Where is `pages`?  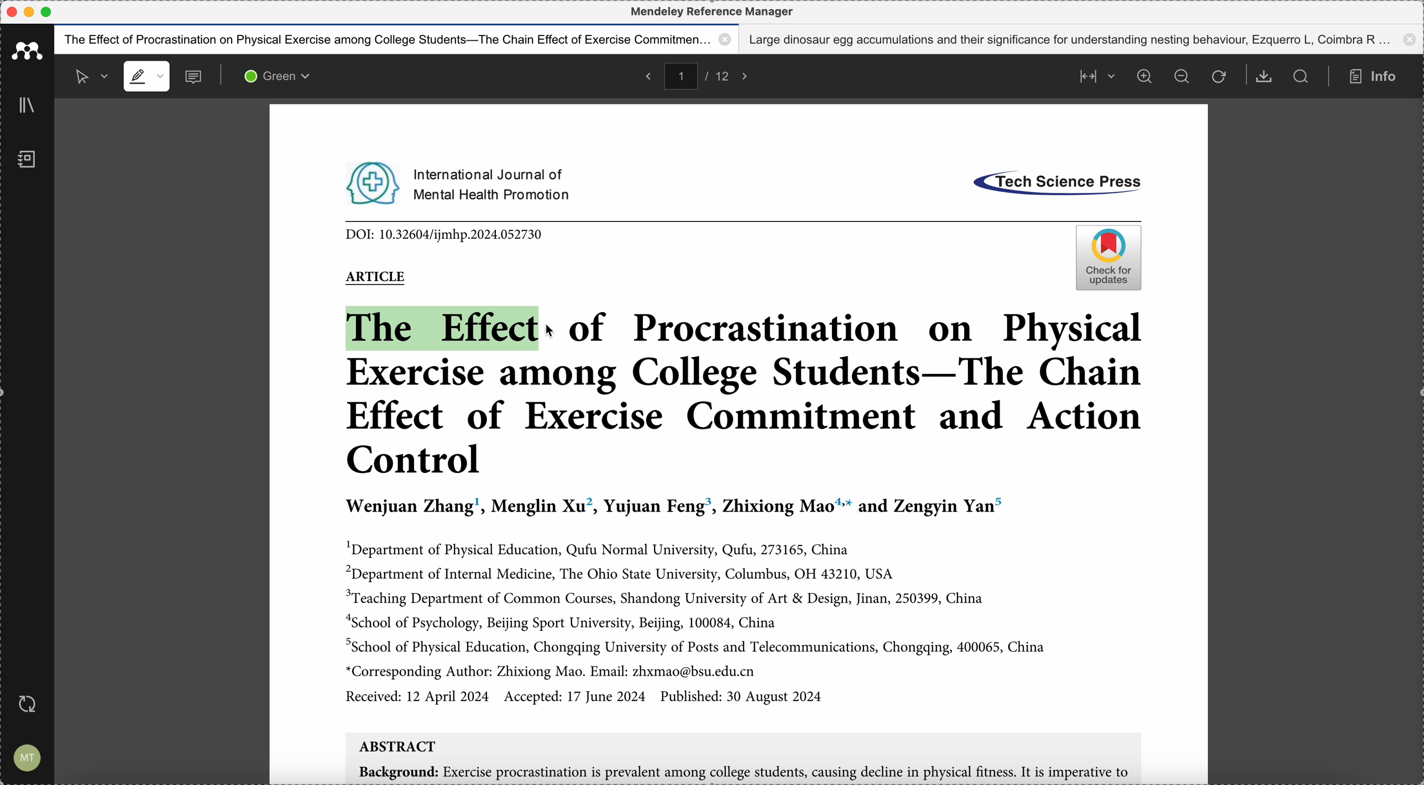
pages is located at coordinates (701, 75).